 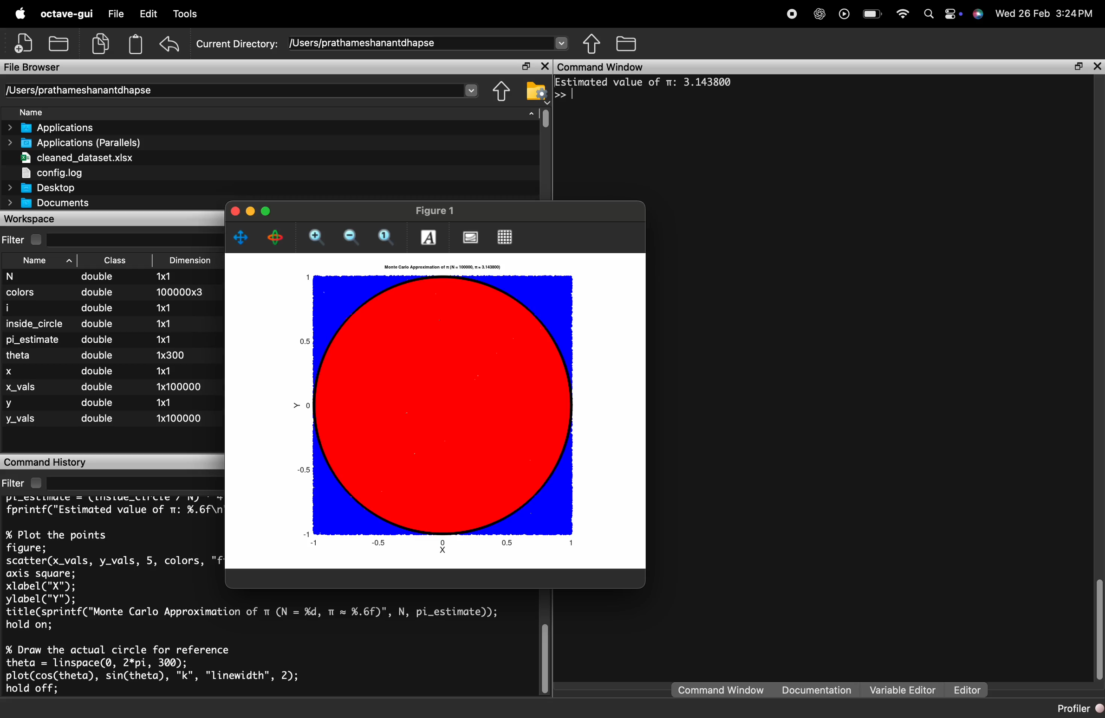 What do you see at coordinates (98, 388) in the screenshot?
I see `double` at bounding box center [98, 388].